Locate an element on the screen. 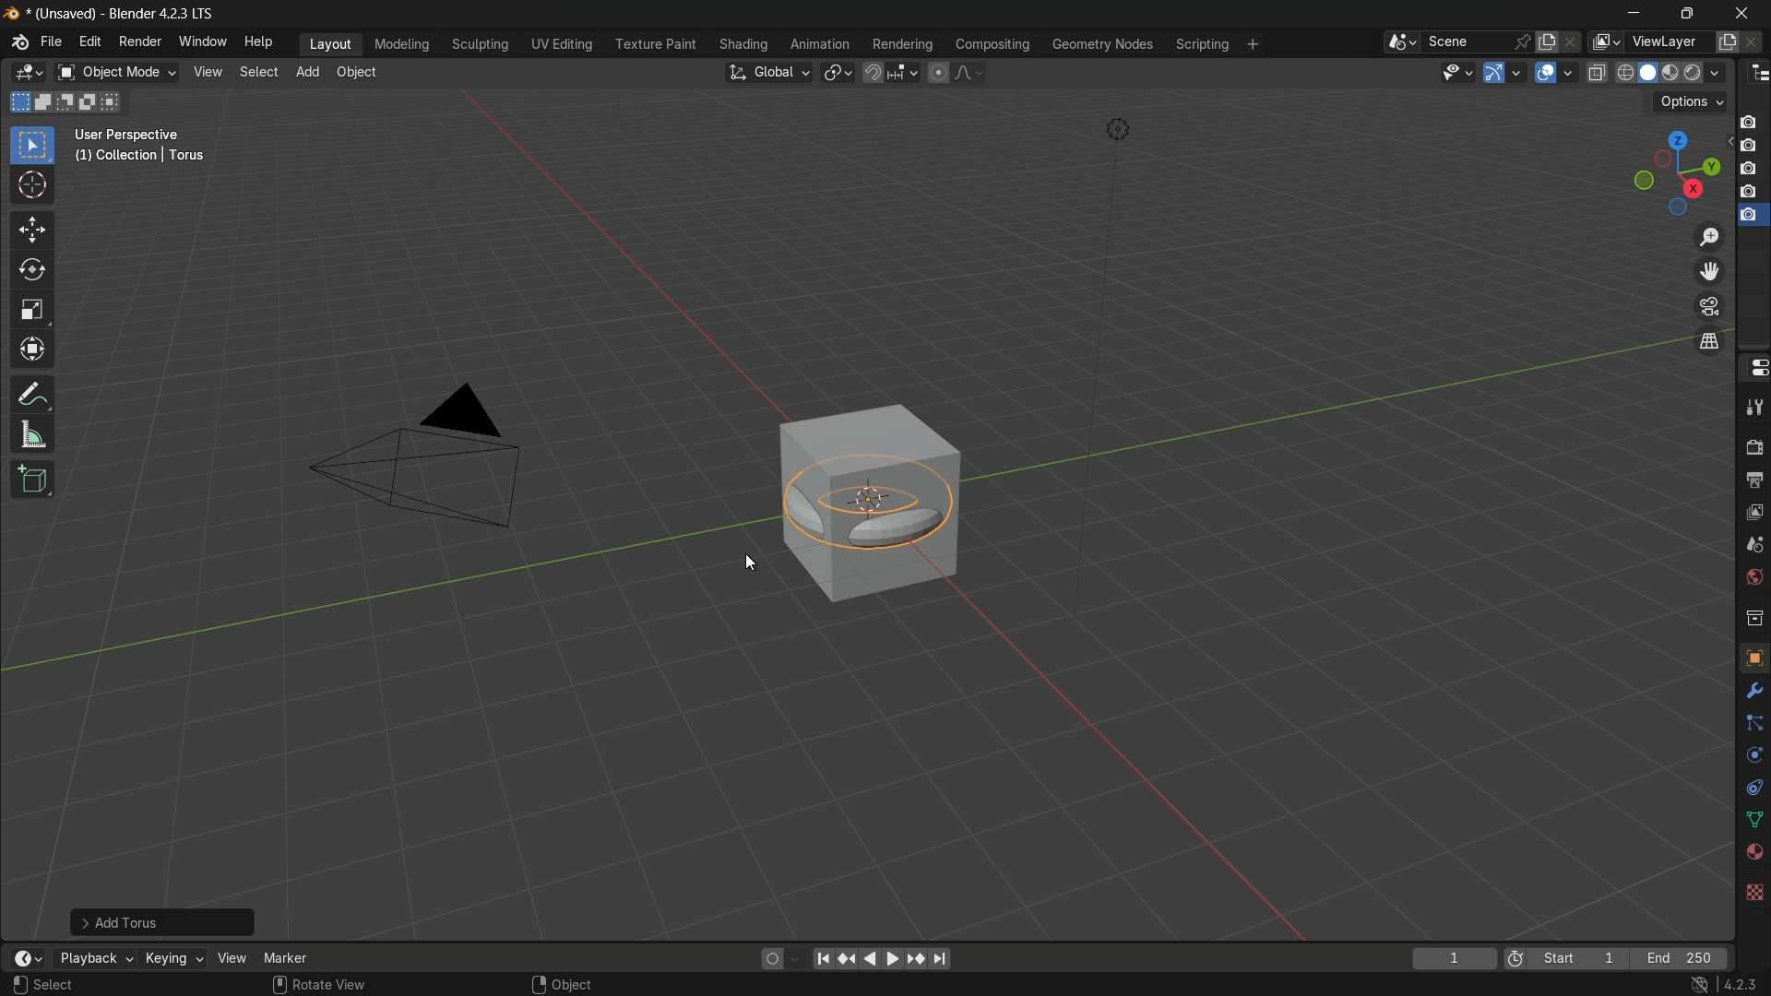 The width and height of the screenshot is (1771, 996). torus inside cube is located at coordinates (870, 498).